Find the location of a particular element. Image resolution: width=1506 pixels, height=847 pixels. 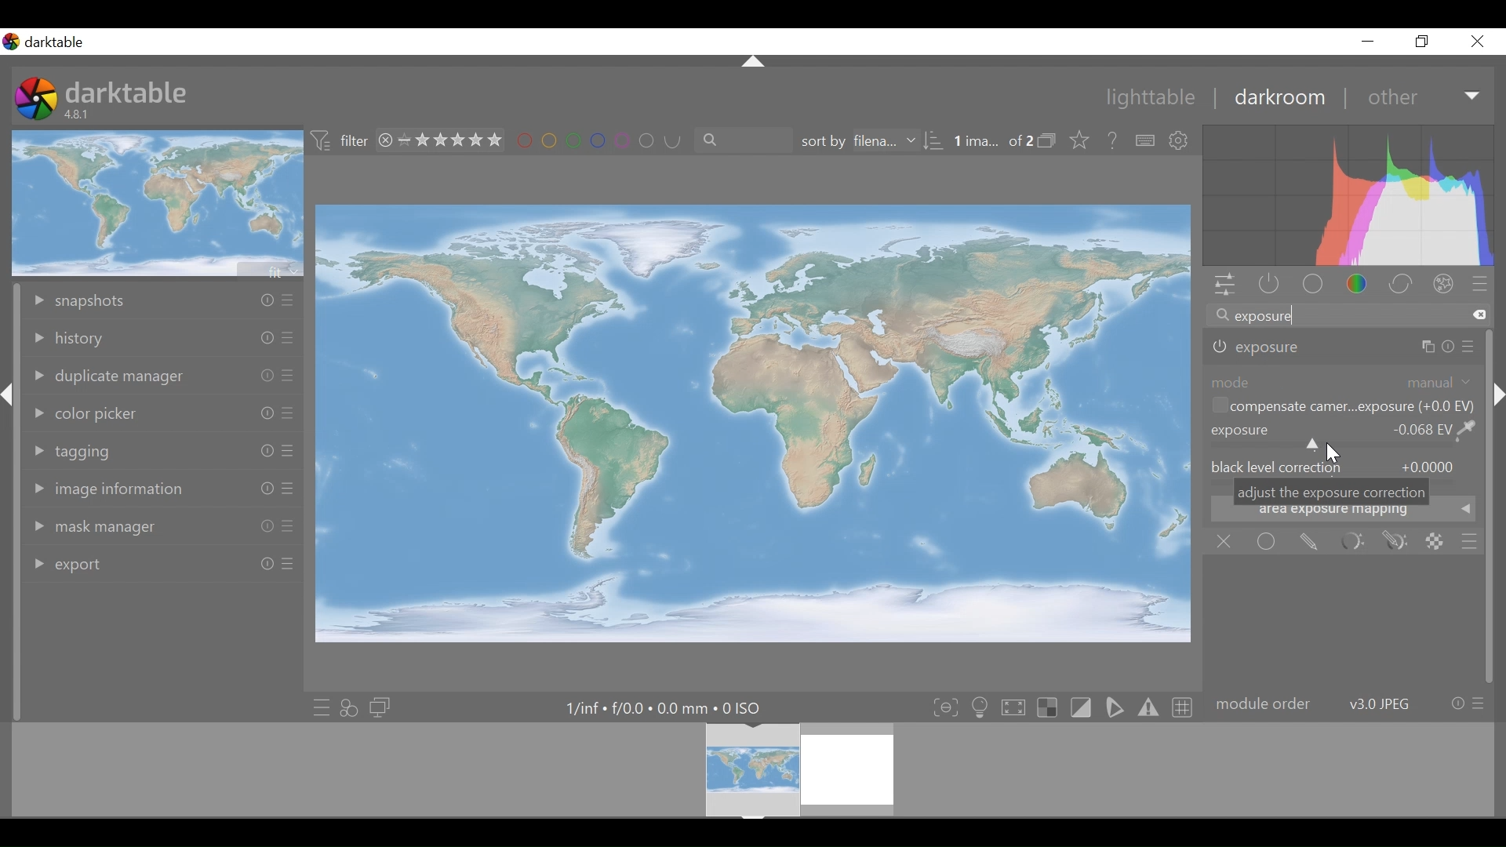

correct is located at coordinates (1400, 283).